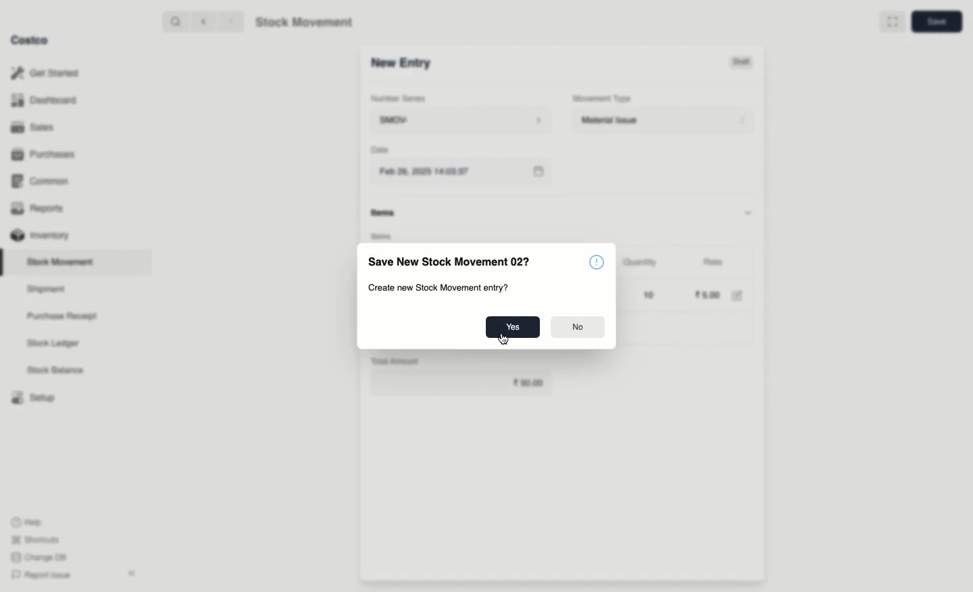 Image resolution: width=973 pixels, height=592 pixels. What do you see at coordinates (750, 212) in the screenshot?
I see `hide` at bounding box center [750, 212].